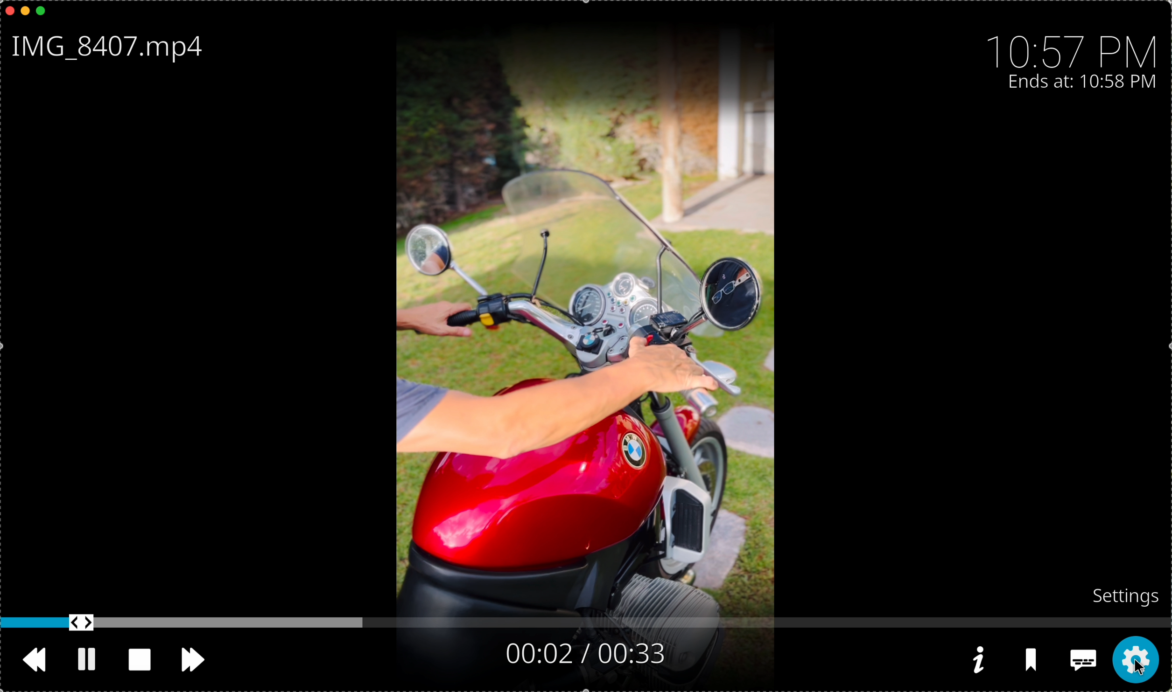 This screenshot has height=692, width=1172. What do you see at coordinates (7, 10) in the screenshot?
I see `close` at bounding box center [7, 10].